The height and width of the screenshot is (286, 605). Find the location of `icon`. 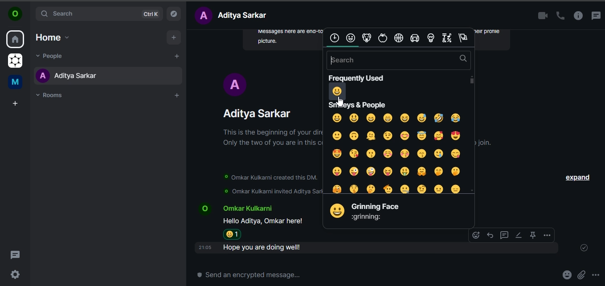

icon is located at coordinates (15, 14).